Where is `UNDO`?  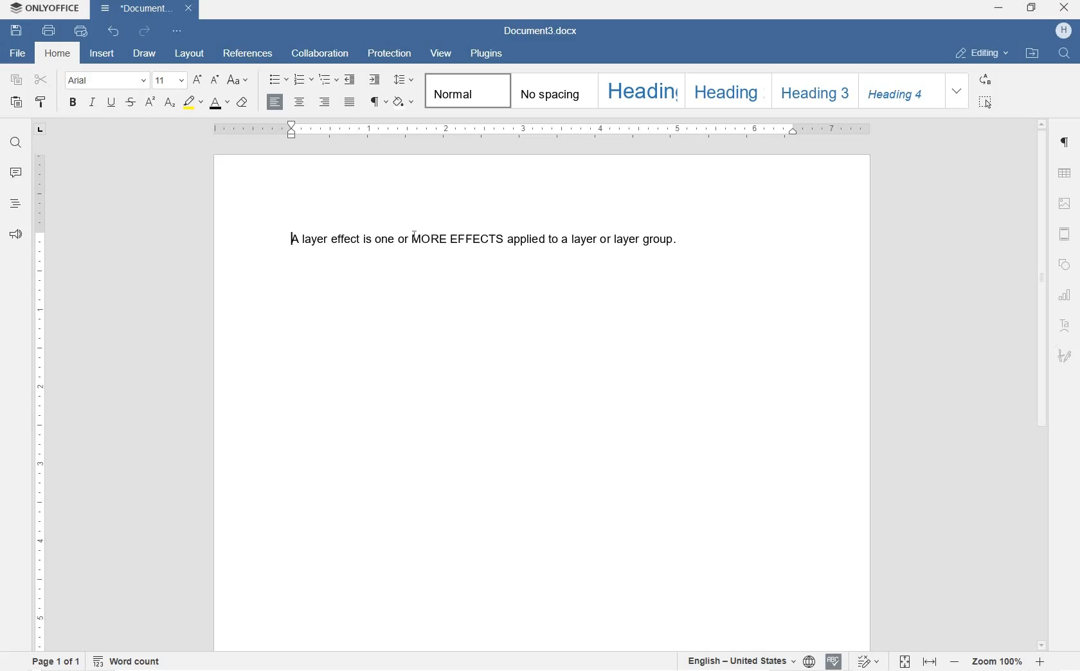
UNDO is located at coordinates (114, 32).